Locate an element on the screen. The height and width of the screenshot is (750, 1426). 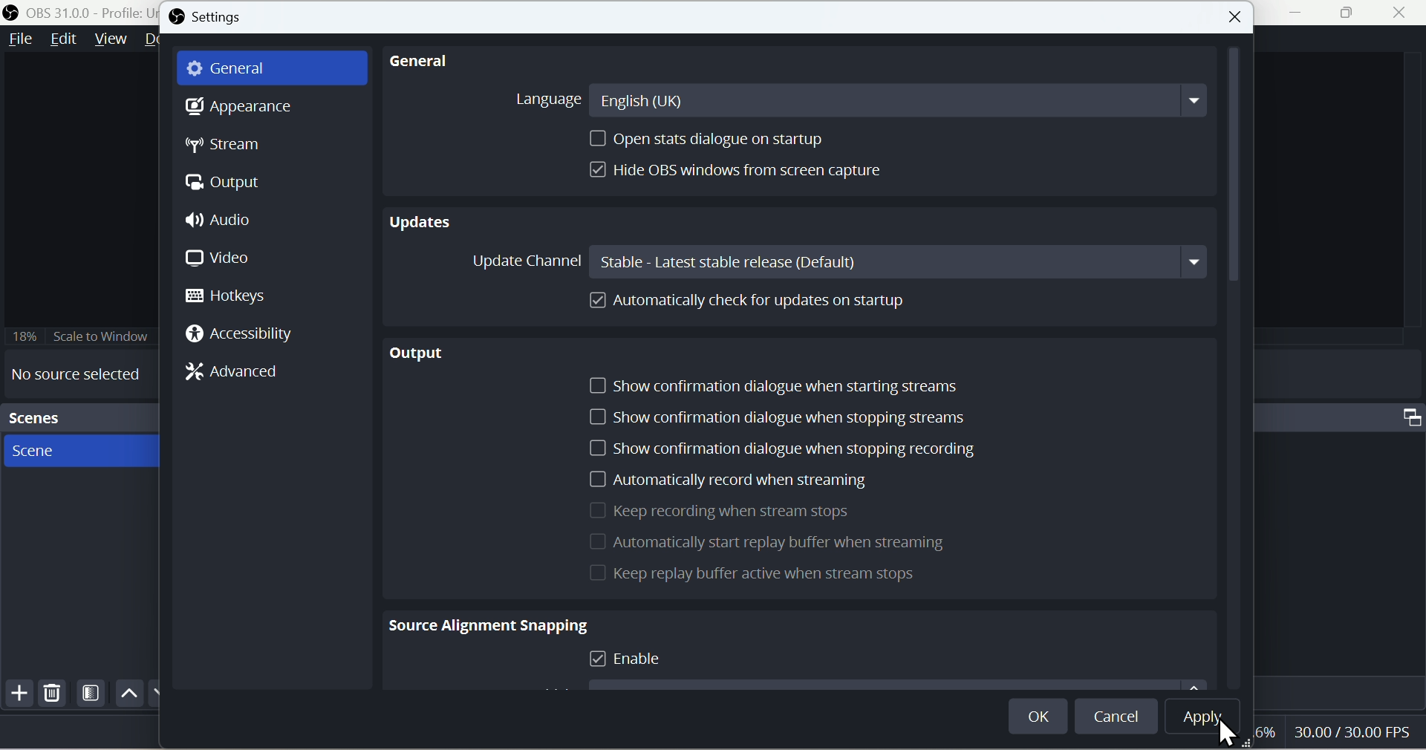
Automatically cheque up for updates on startup is located at coordinates (745, 307).